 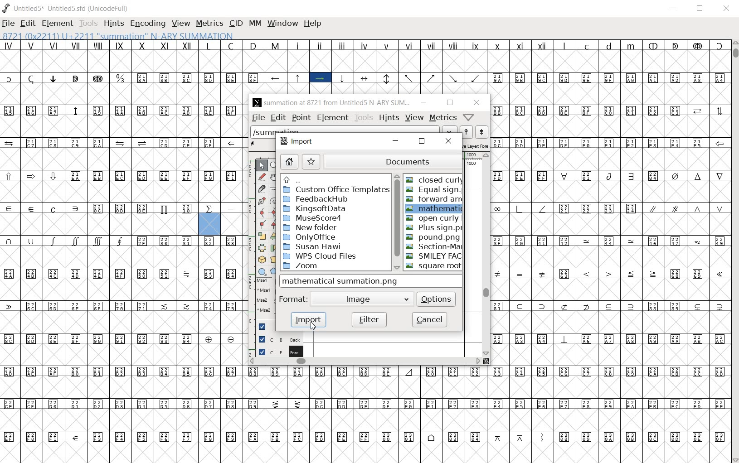 I want to click on custom office templates, so click(x=336, y=190).